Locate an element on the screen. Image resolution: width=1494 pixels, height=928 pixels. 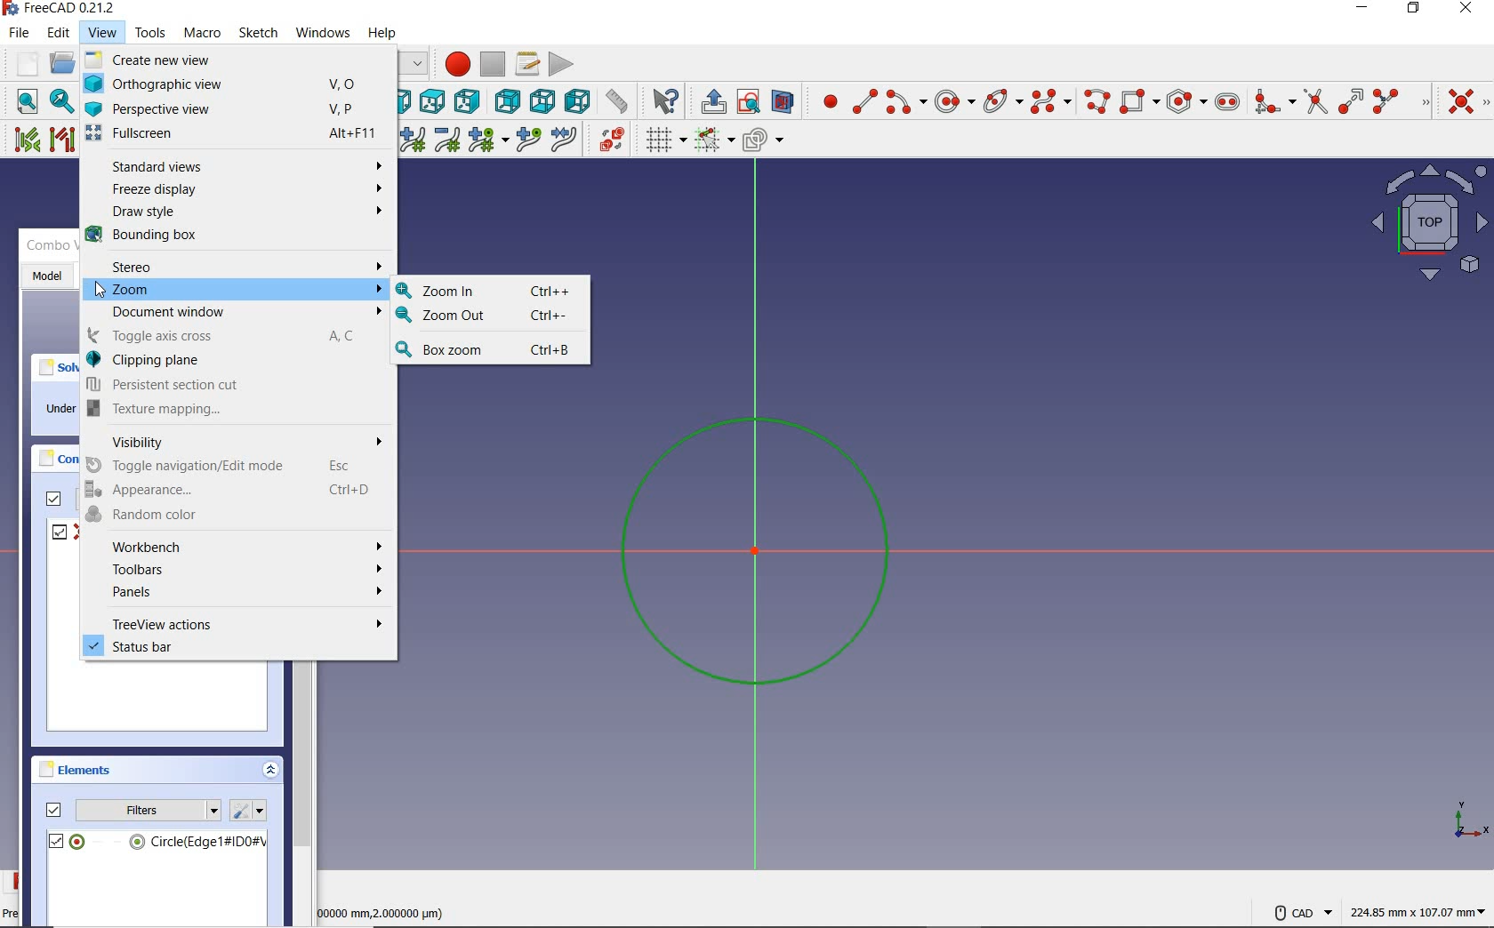
toggle grid is located at coordinates (661, 140).